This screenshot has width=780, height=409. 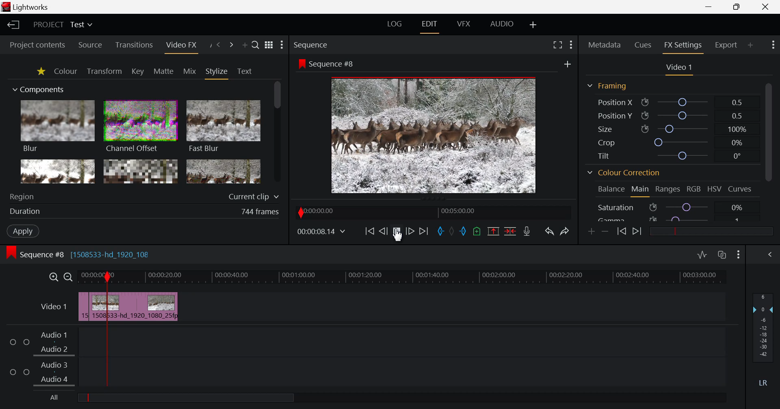 What do you see at coordinates (639, 190) in the screenshot?
I see `Main Tab Open` at bounding box center [639, 190].